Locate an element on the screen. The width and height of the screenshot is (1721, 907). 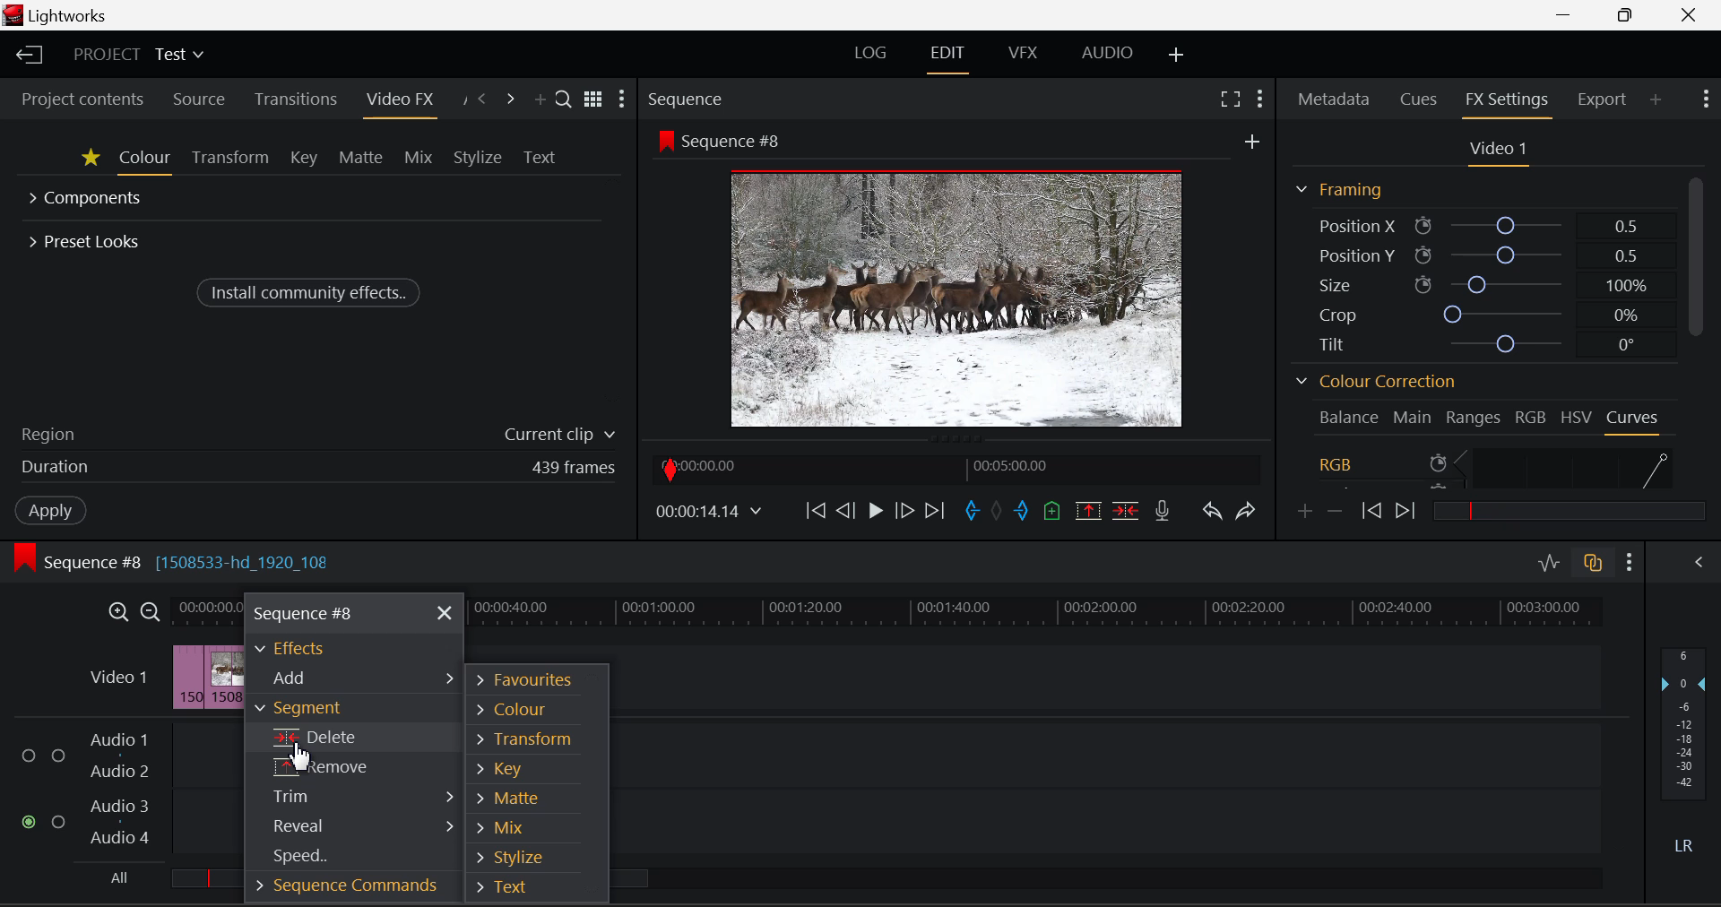
Show Settings is located at coordinates (1263, 98).